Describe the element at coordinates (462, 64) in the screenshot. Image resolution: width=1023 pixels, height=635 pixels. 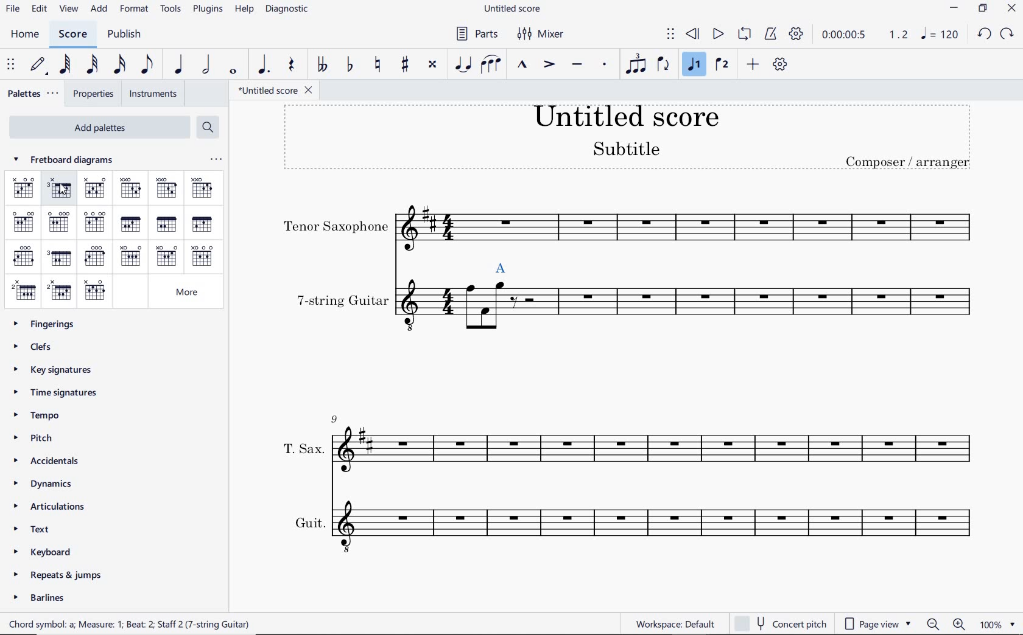
I see `TIE` at that location.